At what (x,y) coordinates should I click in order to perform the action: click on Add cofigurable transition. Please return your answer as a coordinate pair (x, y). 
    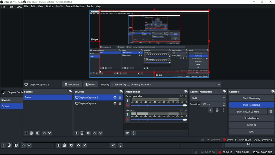
    Looking at the image, I should click on (210, 111).